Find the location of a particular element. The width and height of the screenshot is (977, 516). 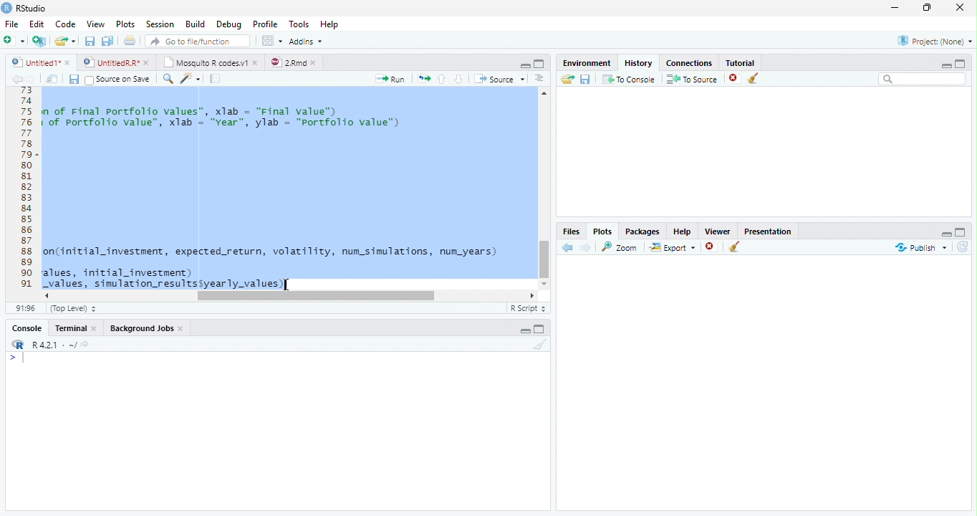

Save is located at coordinates (585, 79).